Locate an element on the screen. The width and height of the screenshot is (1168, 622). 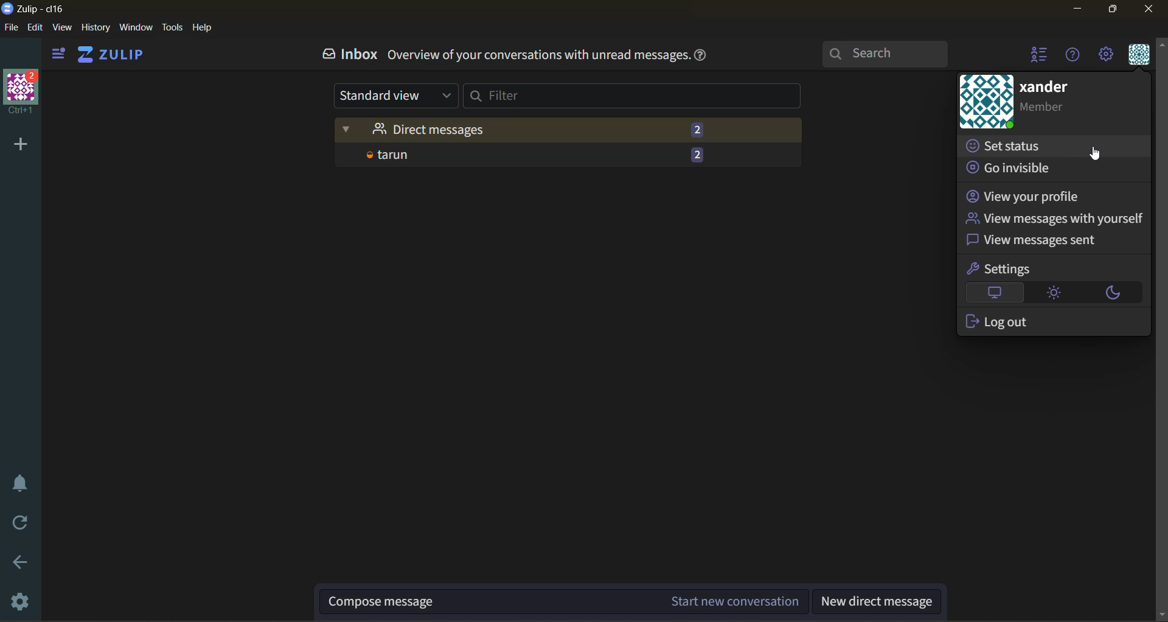
view home is located at coordinates (113, 55).